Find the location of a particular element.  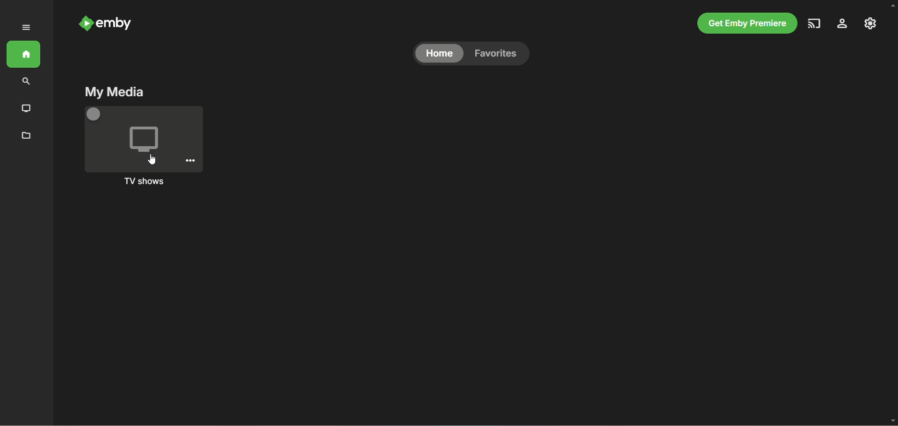

Settings is located at coordinates (190, 160).